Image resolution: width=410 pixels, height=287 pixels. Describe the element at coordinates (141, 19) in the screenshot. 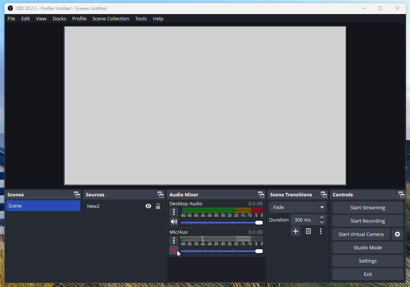

I see `Tools` at that location.